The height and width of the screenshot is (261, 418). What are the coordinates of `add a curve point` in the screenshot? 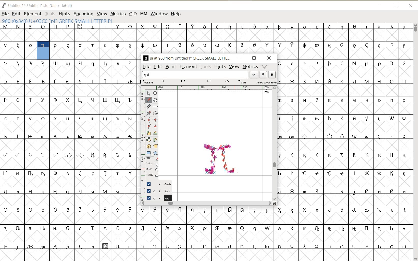 It's located at (148, 119).